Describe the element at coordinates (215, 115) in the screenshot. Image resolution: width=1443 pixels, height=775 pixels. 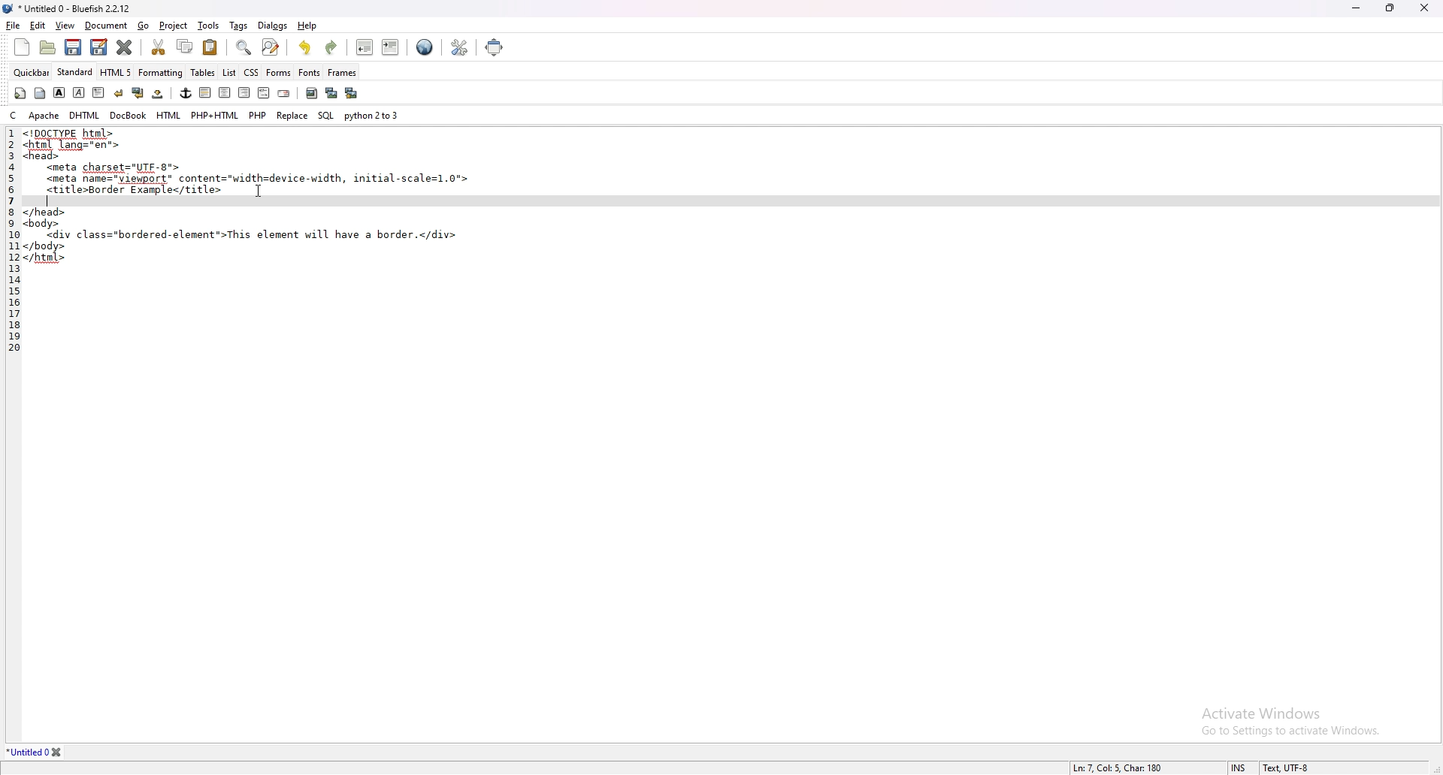
I see `php+html` at that location.